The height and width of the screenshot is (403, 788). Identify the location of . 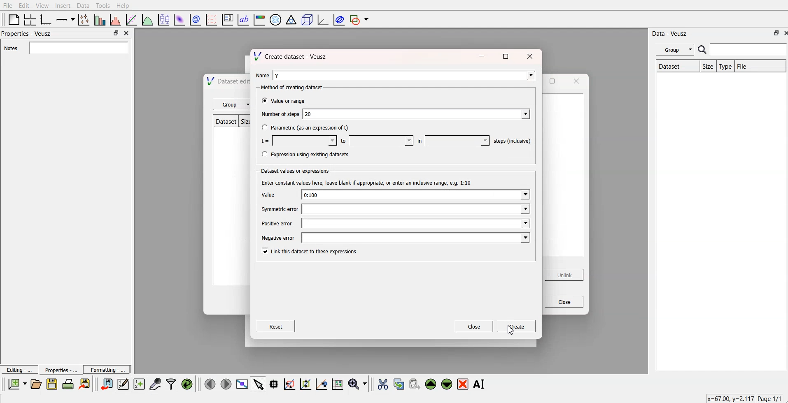
(529, 55).